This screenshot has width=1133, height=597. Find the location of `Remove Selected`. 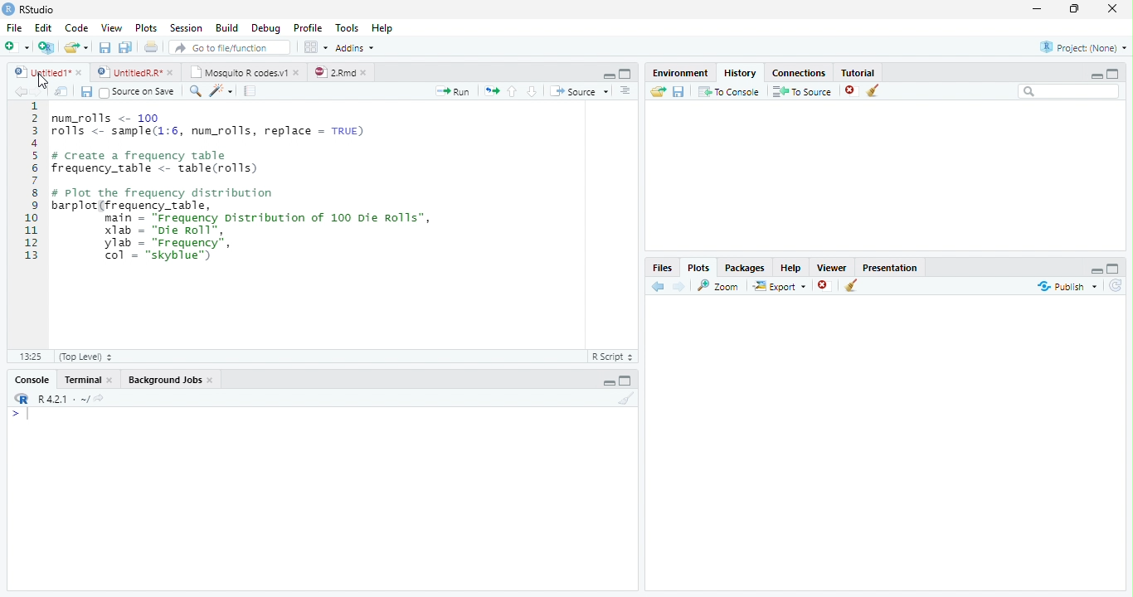

Remove Selected is located at coordinates (825, 287).